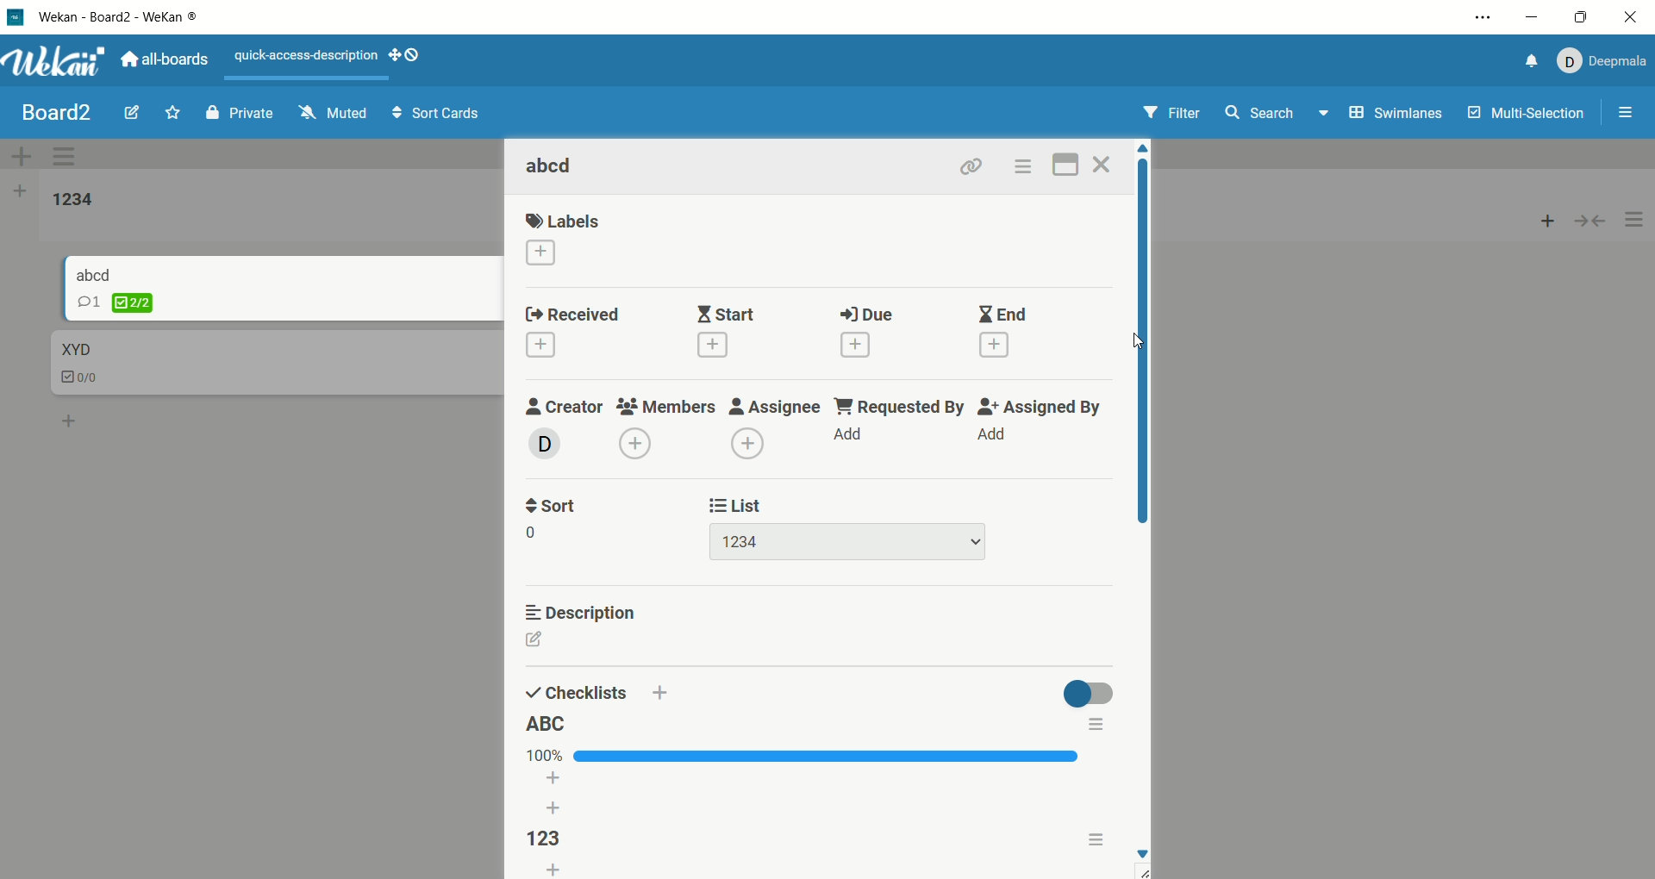 The image size is (1655, 879). What do you see at coordinates (82, 379) in the screenshot?
I see `checklist` at bounding box center [82, 379].